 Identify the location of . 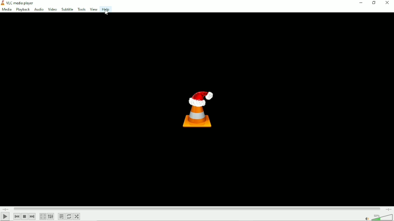
(3, 3).